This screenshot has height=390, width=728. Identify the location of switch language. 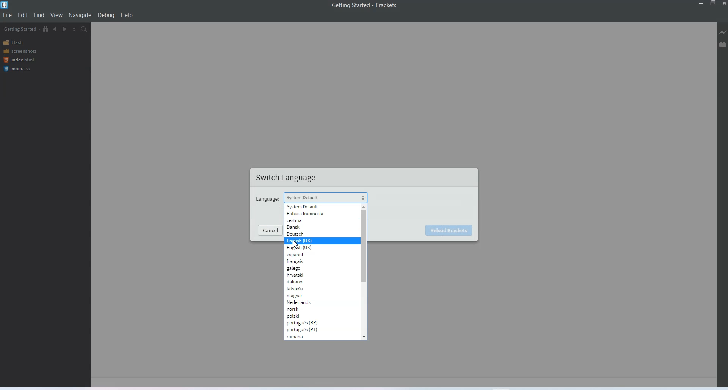
(288, 178).